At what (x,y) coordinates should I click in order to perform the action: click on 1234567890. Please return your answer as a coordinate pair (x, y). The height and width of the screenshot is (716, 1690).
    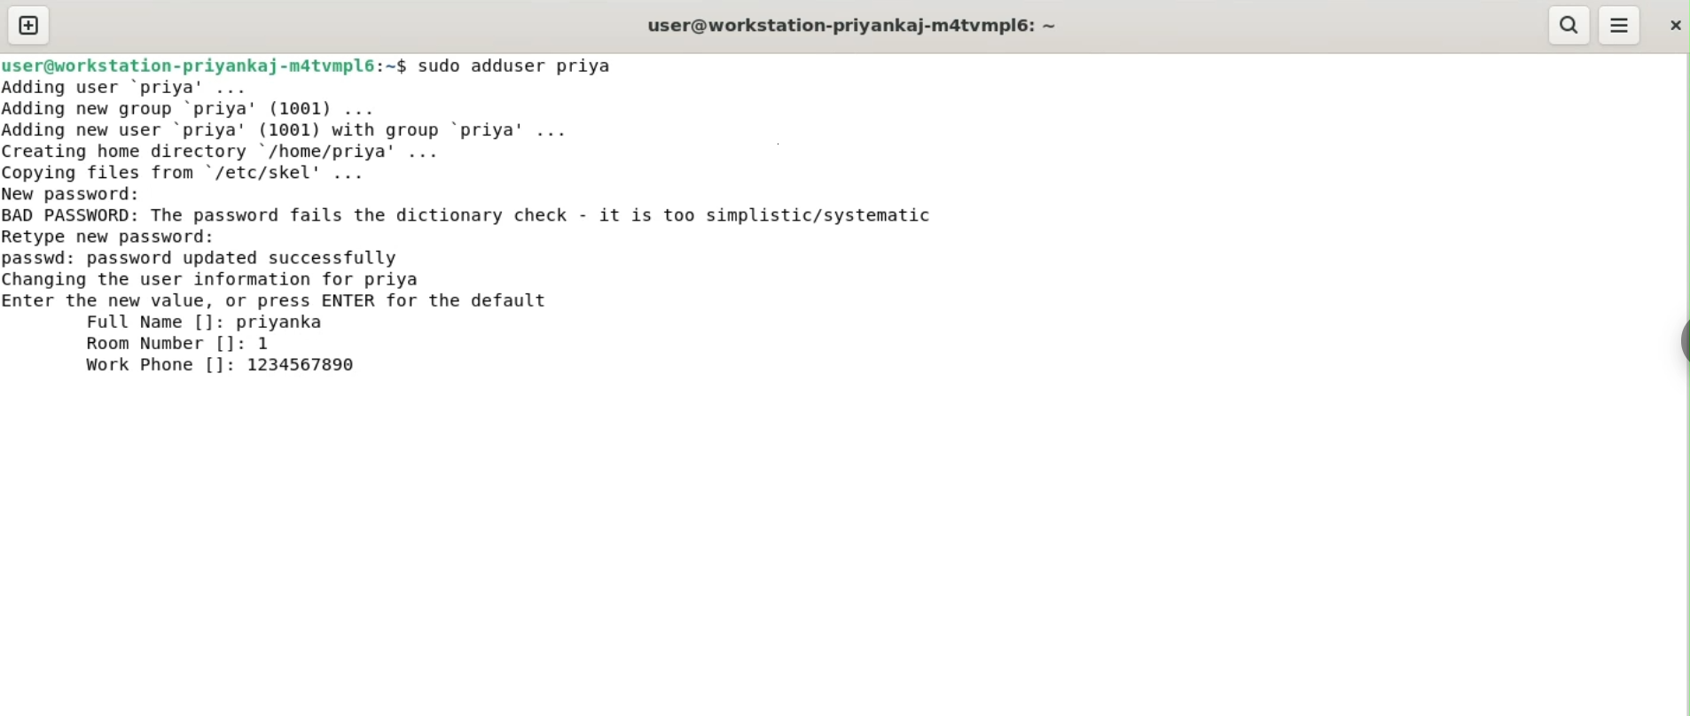
    Looking at the image, I should click on (313, 367).